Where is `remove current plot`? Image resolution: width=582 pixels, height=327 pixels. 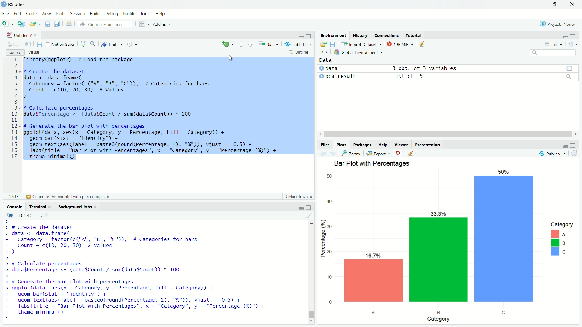 remove current plot is located at coordinates (398, 153).